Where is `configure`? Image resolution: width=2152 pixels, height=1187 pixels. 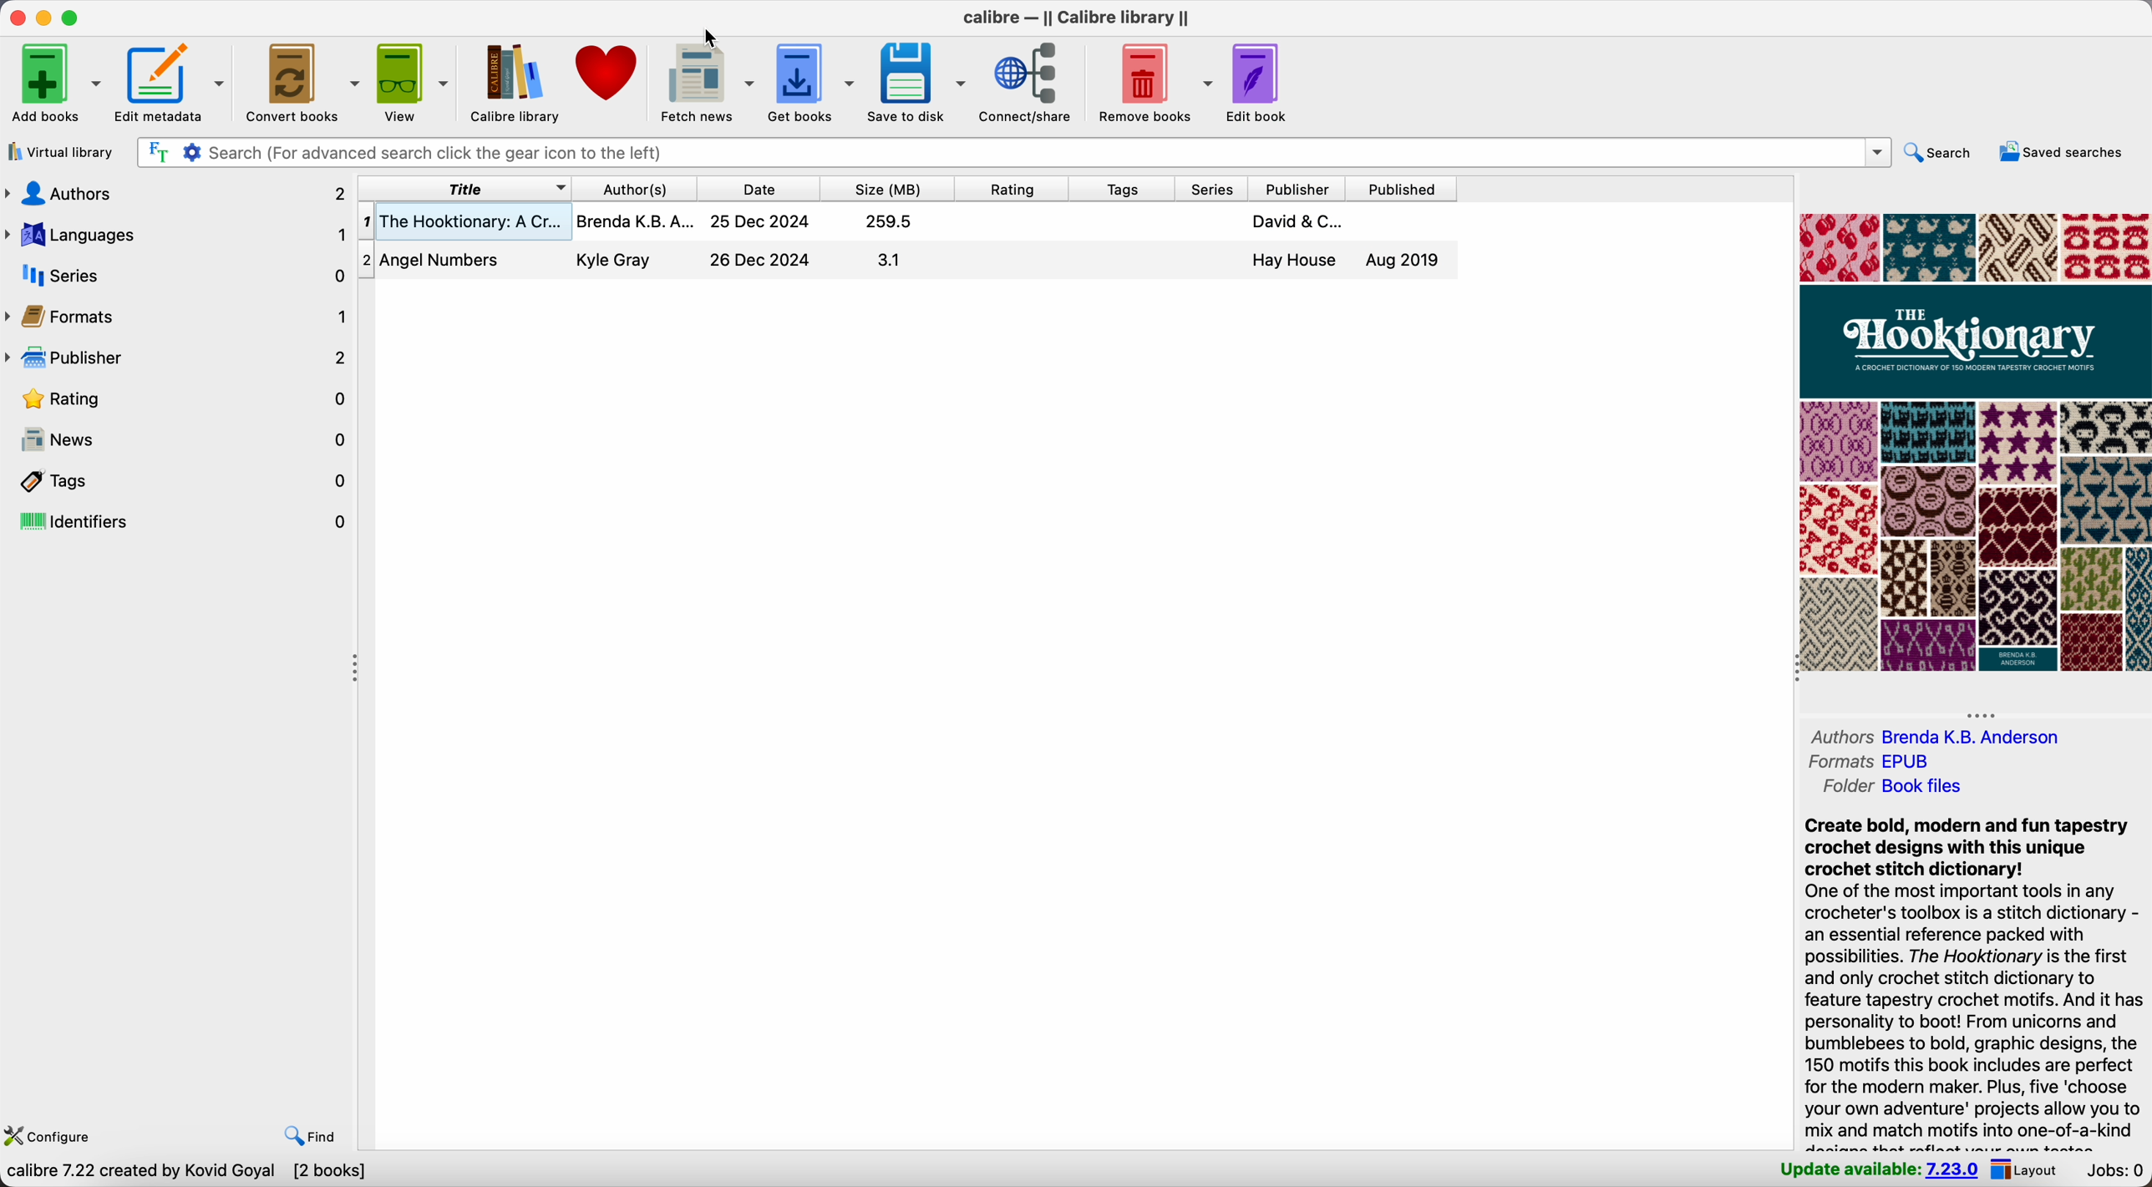 configure is located at coordinates (47, 1138).